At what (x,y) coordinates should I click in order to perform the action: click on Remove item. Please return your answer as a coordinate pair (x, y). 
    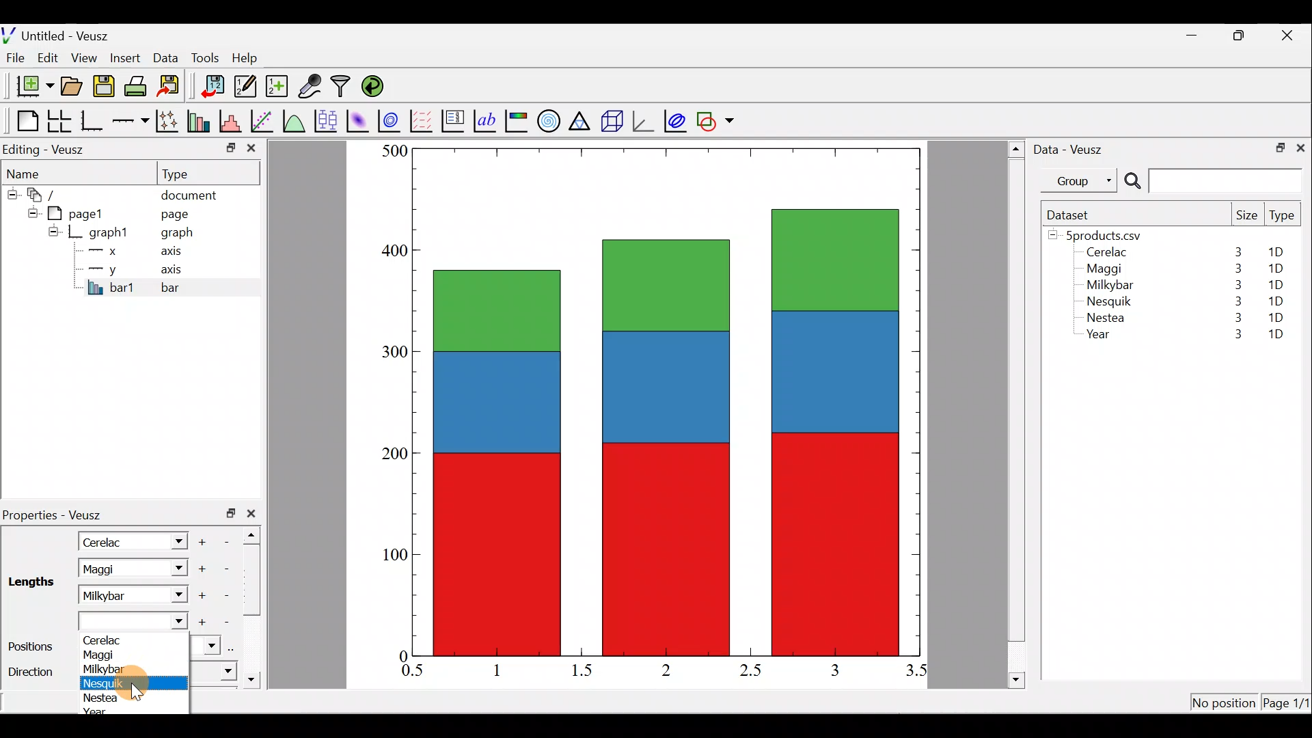
    Looking at the image, I should click on (224, 622).